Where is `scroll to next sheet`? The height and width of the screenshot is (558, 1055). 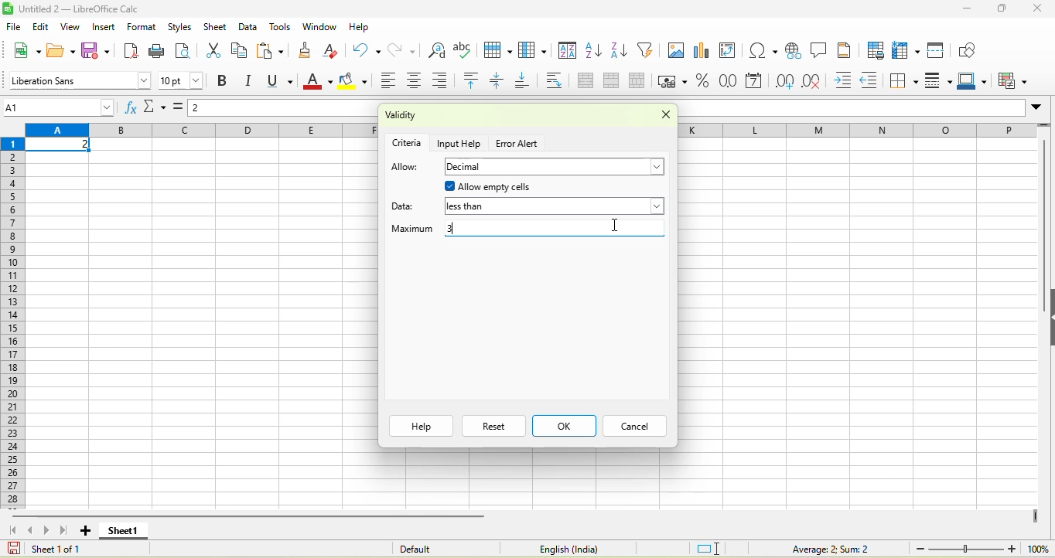 scroll to next sheet is located at coordinates (49, 531).